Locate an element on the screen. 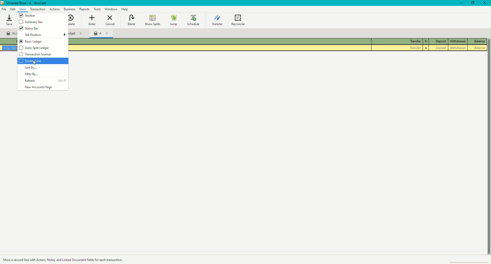 This screenshot has height=264, width=491. Business is located at coordinates (69, 9).